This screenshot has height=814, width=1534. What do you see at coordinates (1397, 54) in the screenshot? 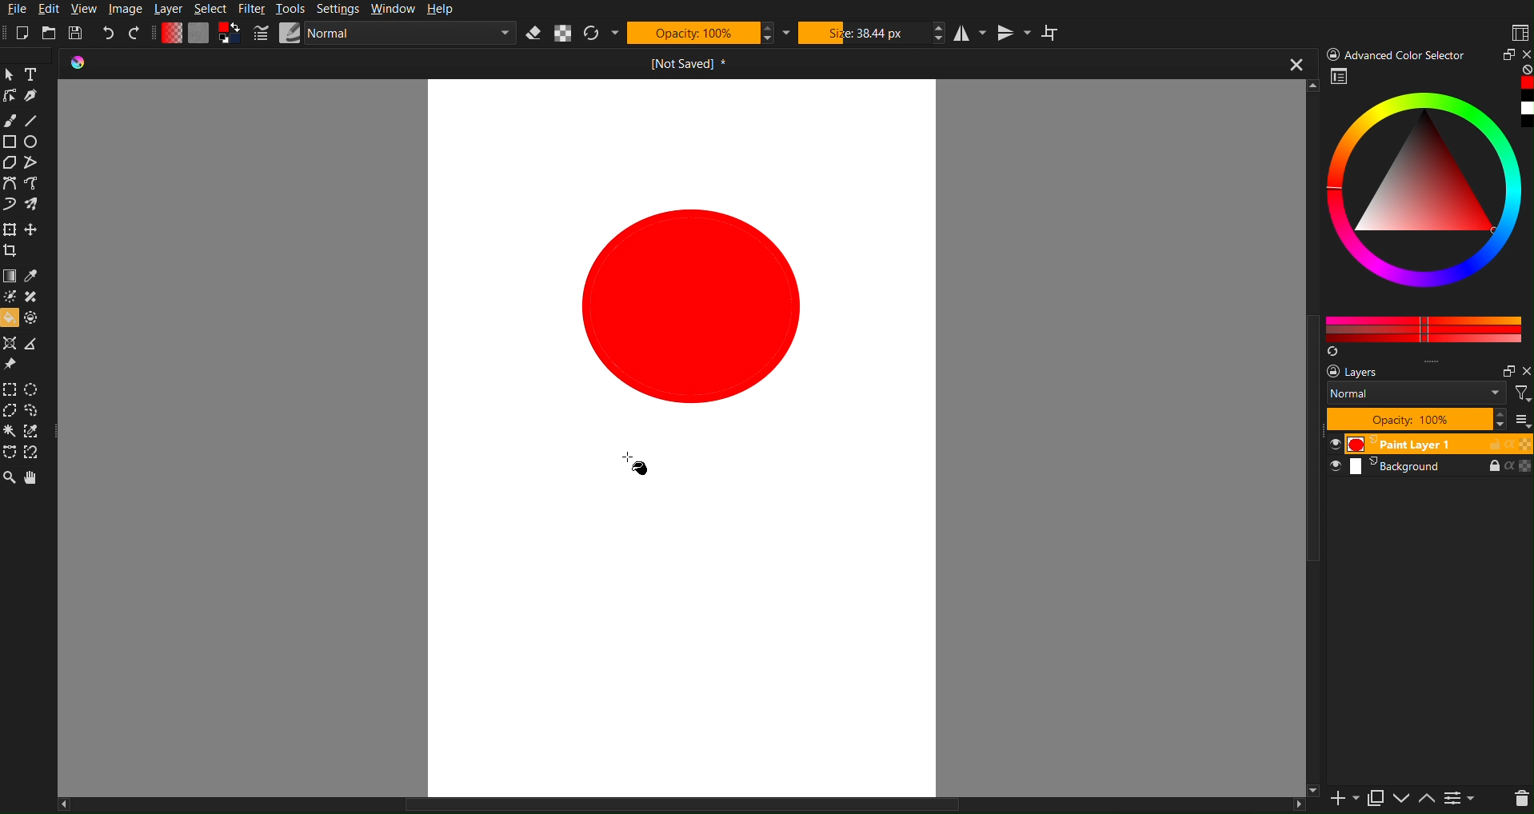
I see `Advance color Picker` at bounding box center [1397, 54].